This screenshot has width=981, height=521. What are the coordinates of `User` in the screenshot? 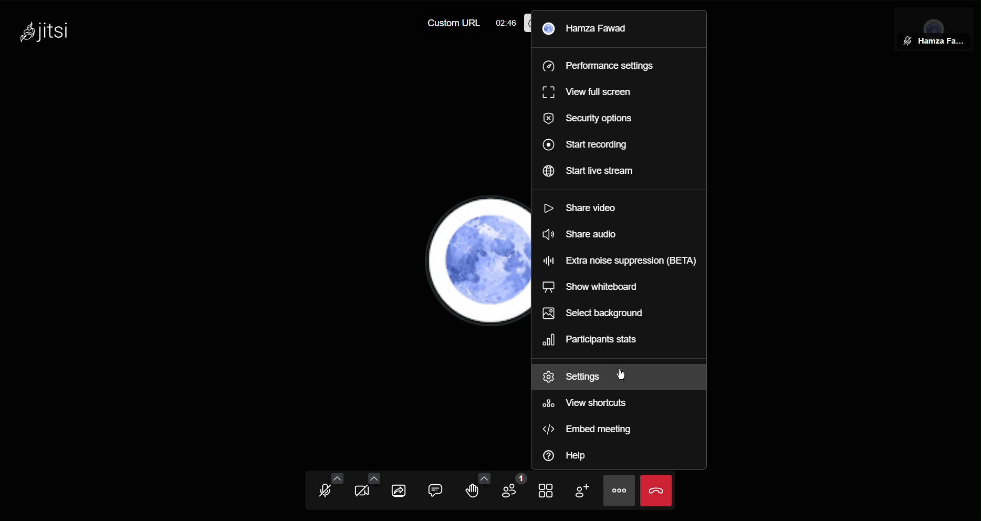 It's located at (594, 29).